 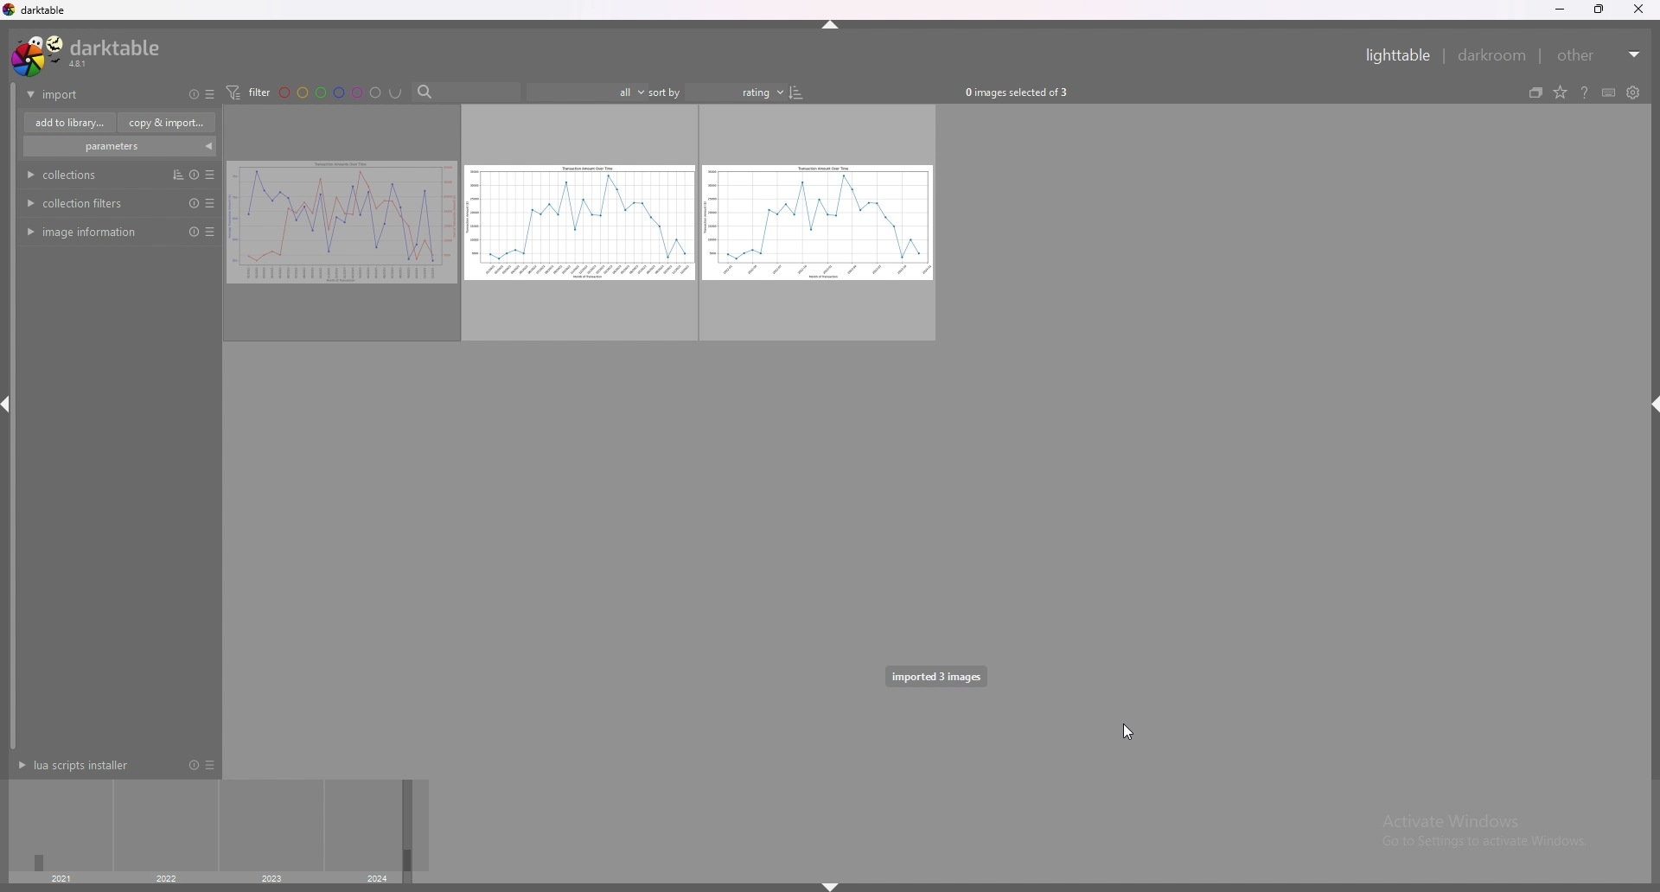 I want to click on reset, so click(x=192, y=765).